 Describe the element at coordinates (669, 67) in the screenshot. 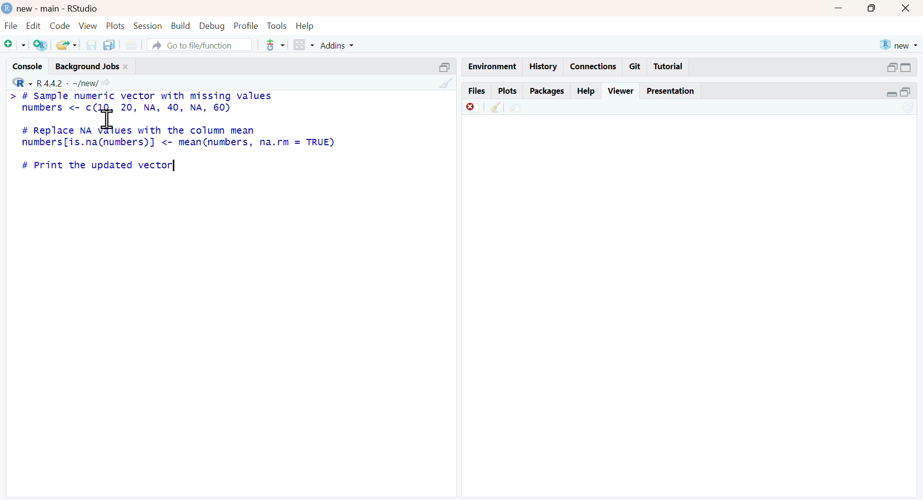

I see `tutorial` at that location.